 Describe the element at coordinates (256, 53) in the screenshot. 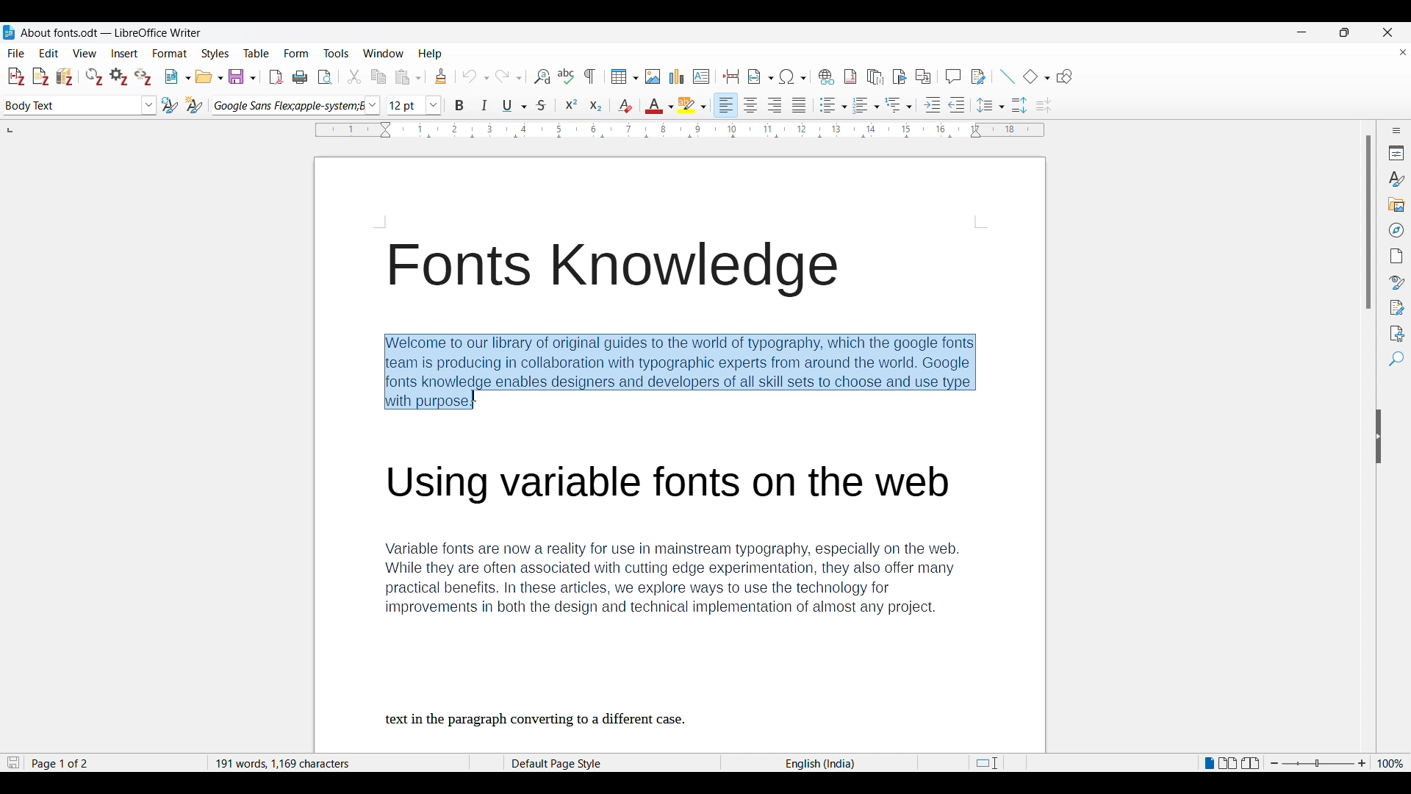

I see `Table menu` at that location.